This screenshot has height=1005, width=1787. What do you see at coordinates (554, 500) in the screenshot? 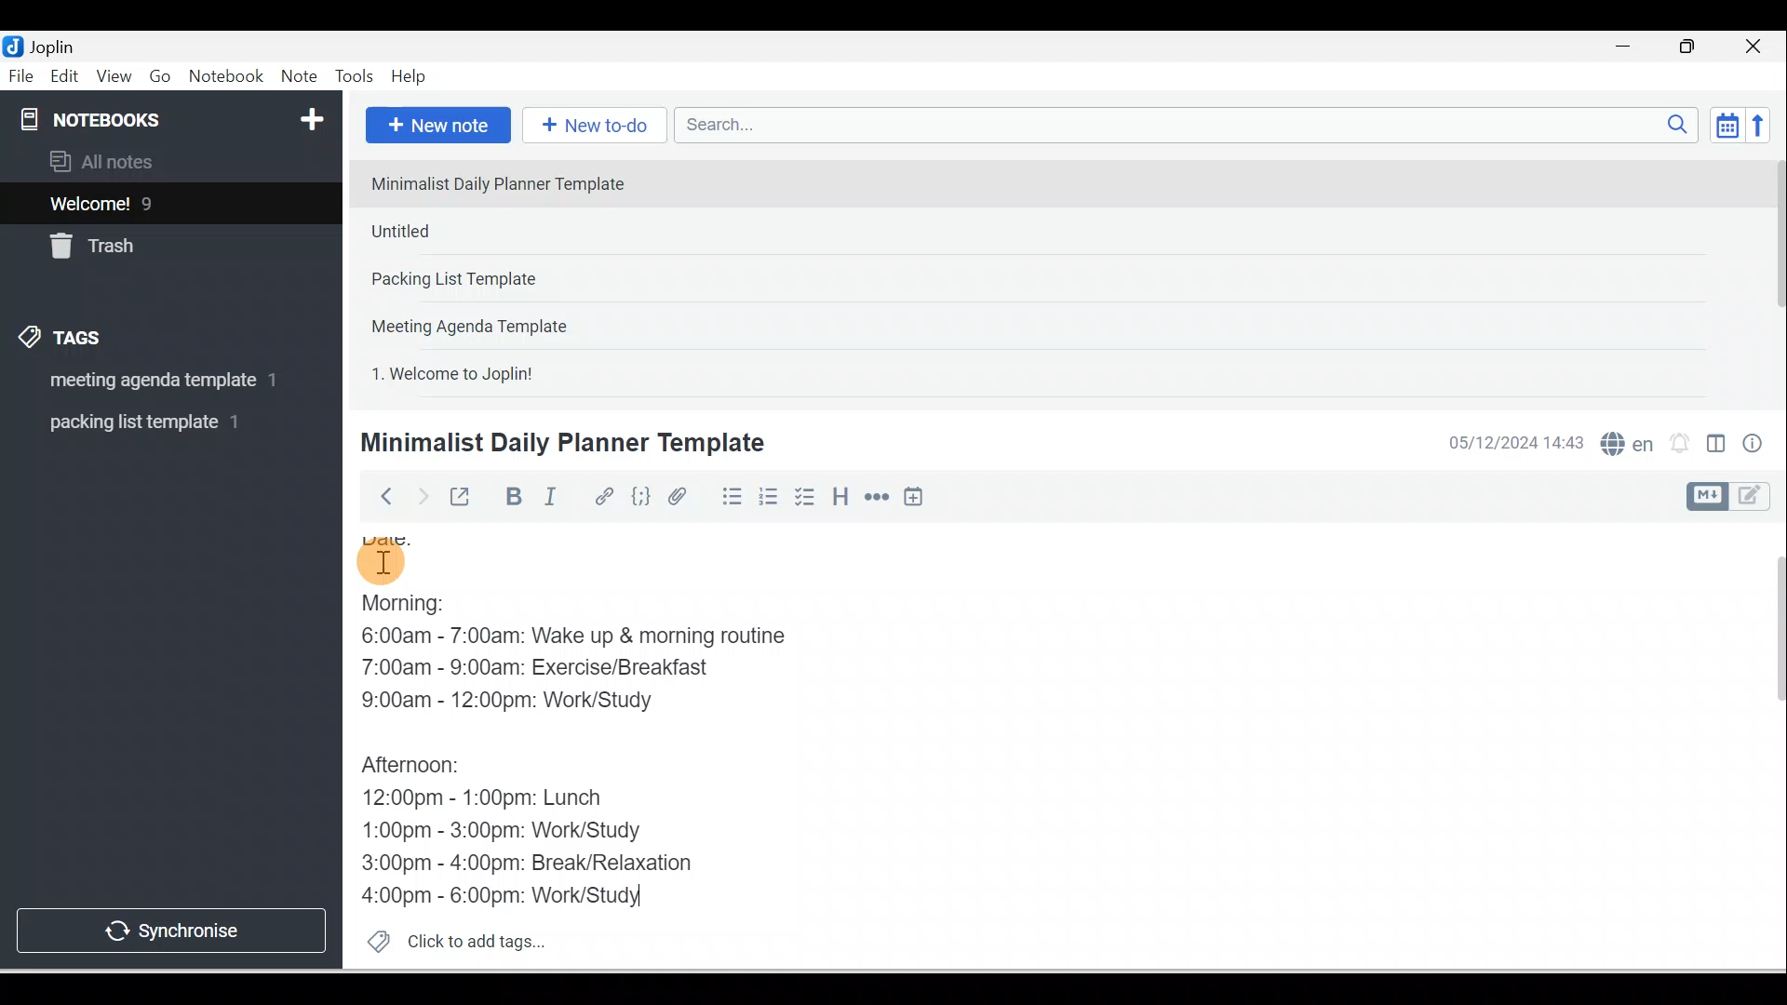
I see `Italic` at bounding box center [554, 500].